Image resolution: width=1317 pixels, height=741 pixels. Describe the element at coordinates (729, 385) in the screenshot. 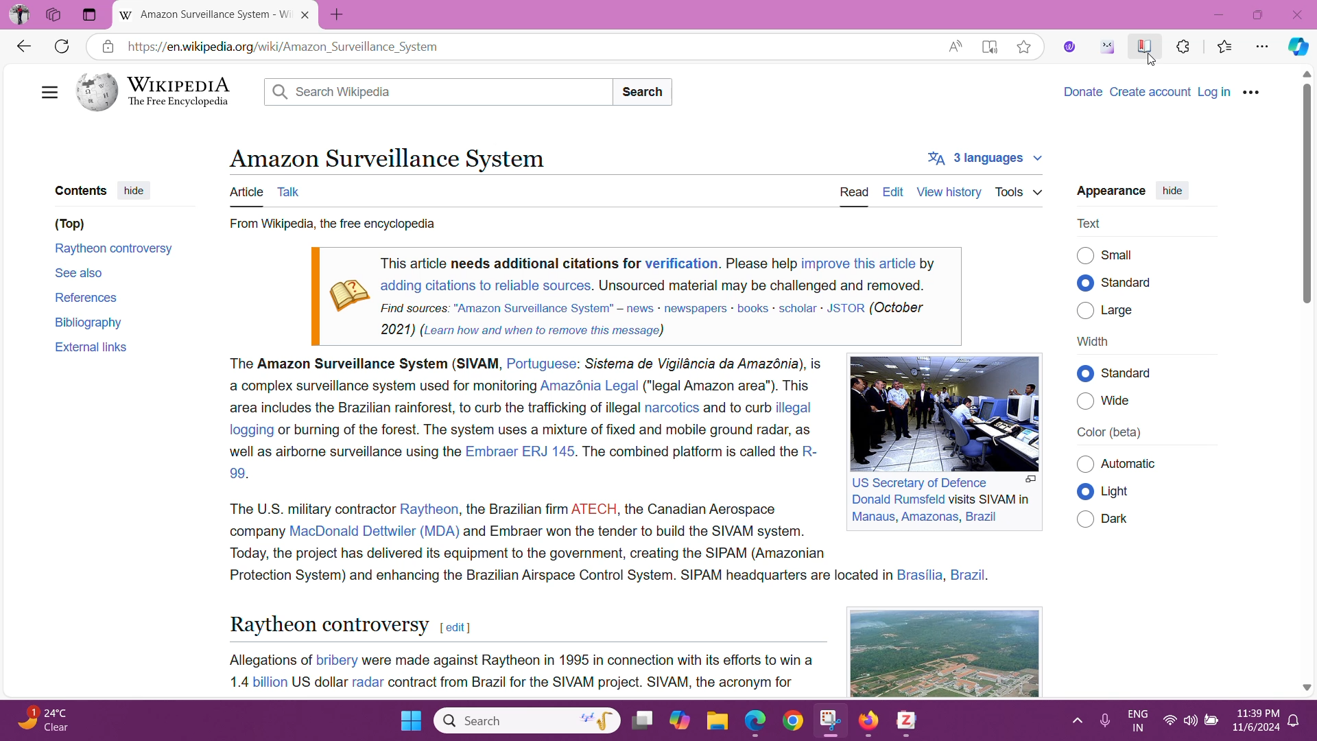

I see `("legal Amazon area"). This` at that location.